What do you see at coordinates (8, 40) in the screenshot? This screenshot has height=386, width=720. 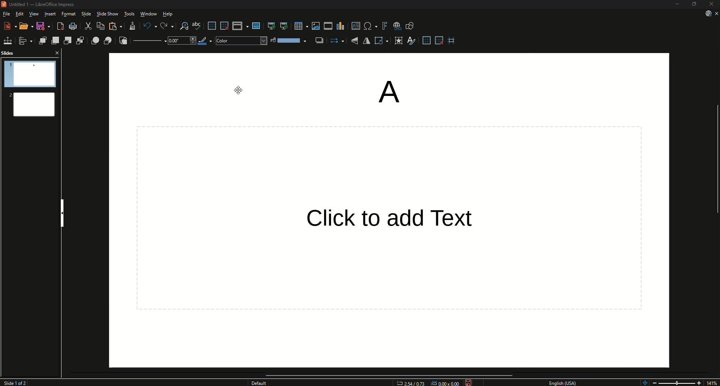 I see `Position and Size` at bounding box center [8, 40].